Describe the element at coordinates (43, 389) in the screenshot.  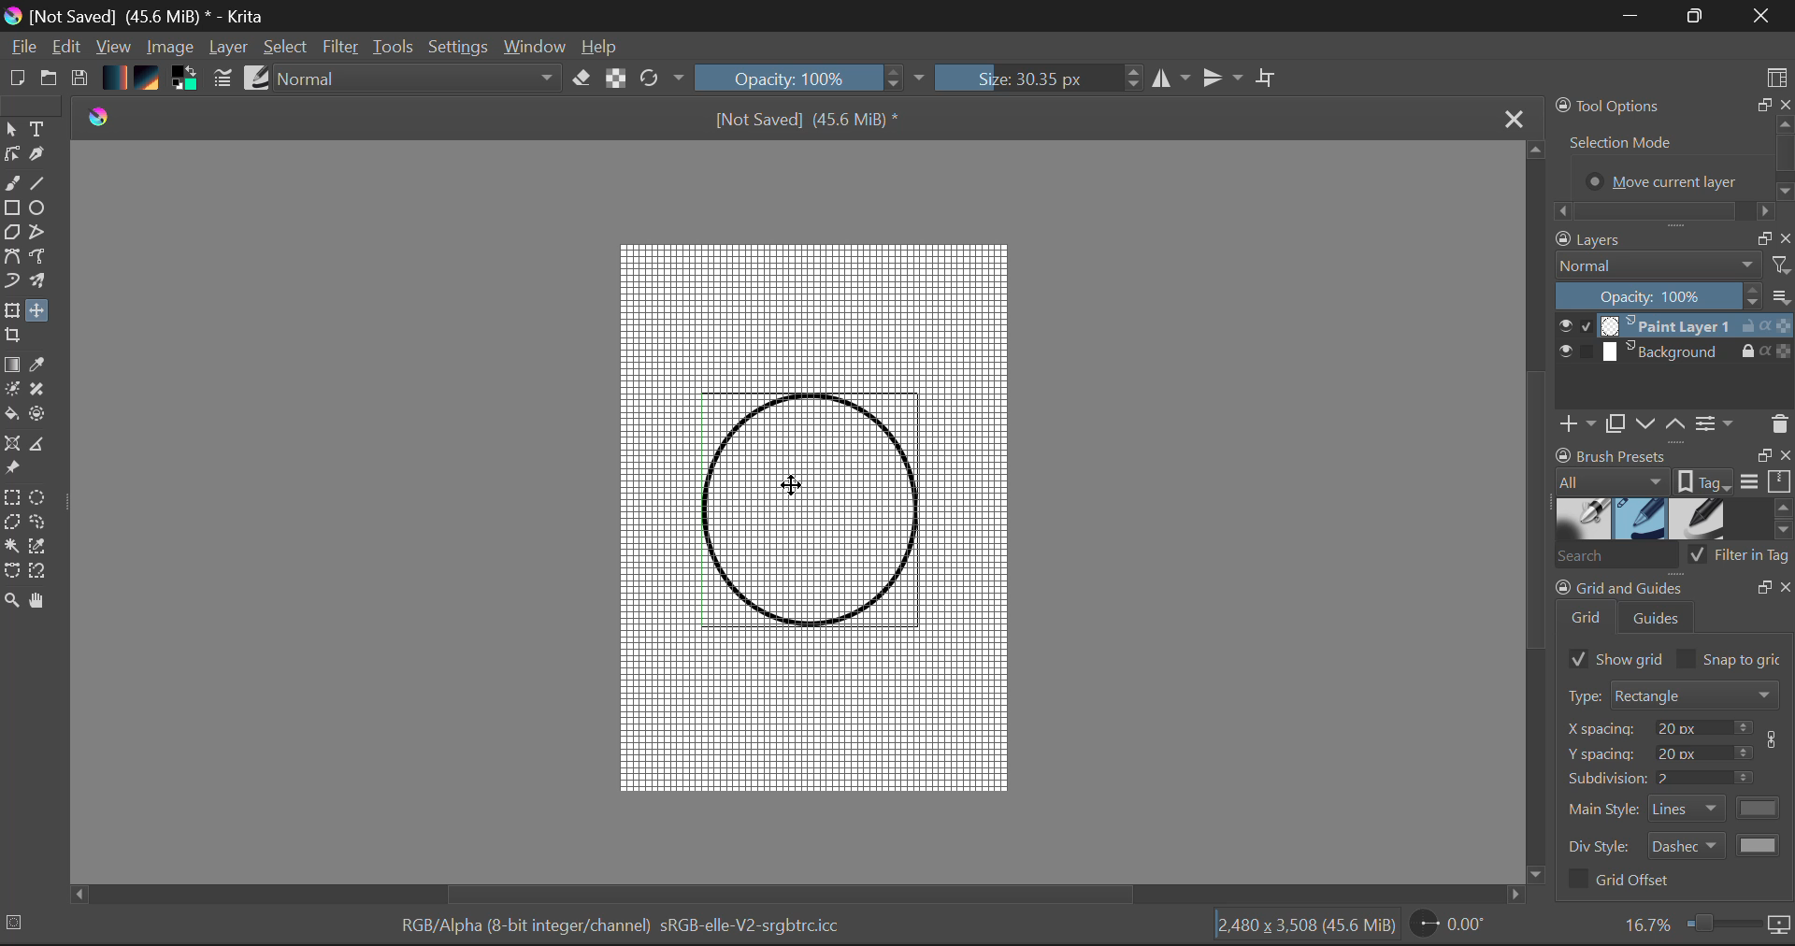
I see `Smart Patch Tool` at that location.